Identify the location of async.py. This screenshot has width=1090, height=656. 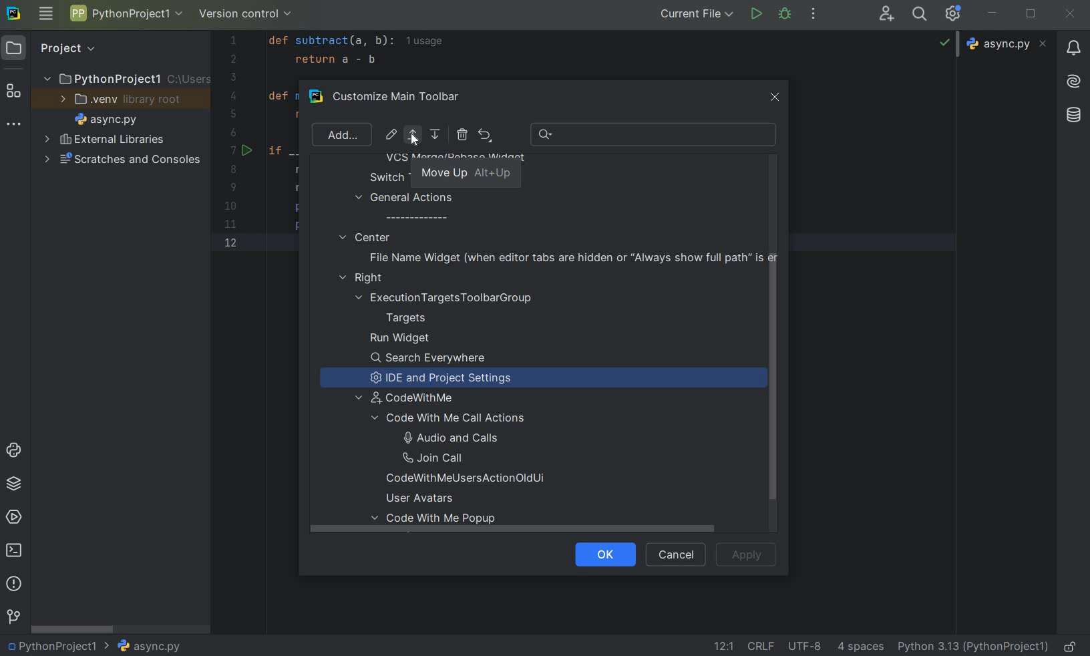
(1009, 44).